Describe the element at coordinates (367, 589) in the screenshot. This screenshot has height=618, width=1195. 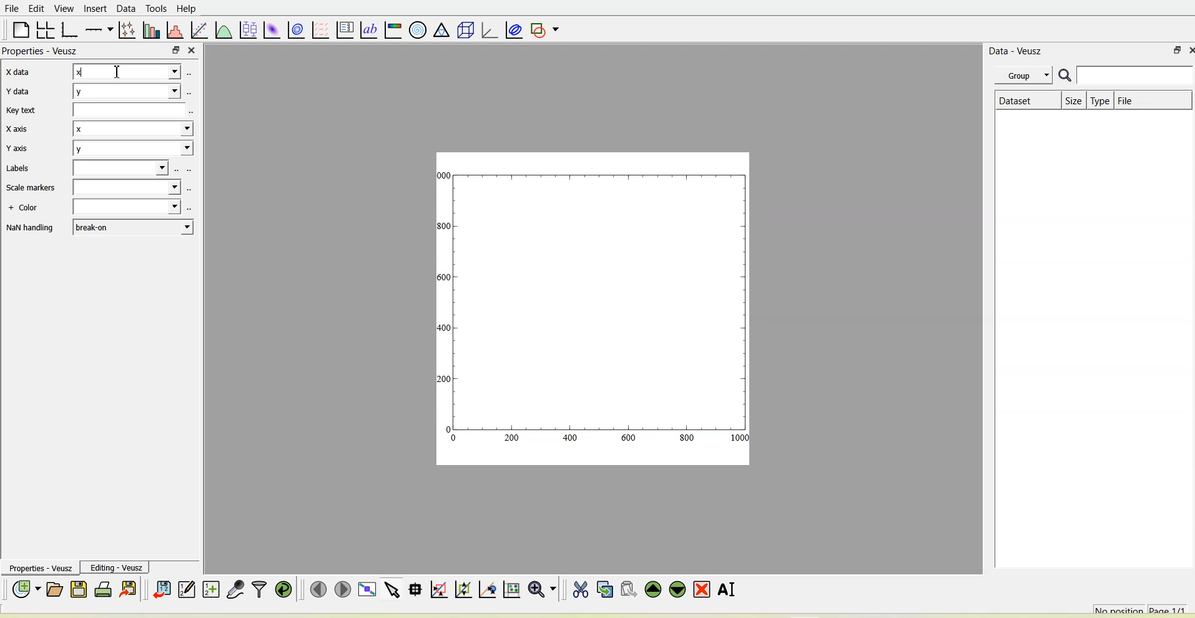
I see `View plot full screen` at that location.